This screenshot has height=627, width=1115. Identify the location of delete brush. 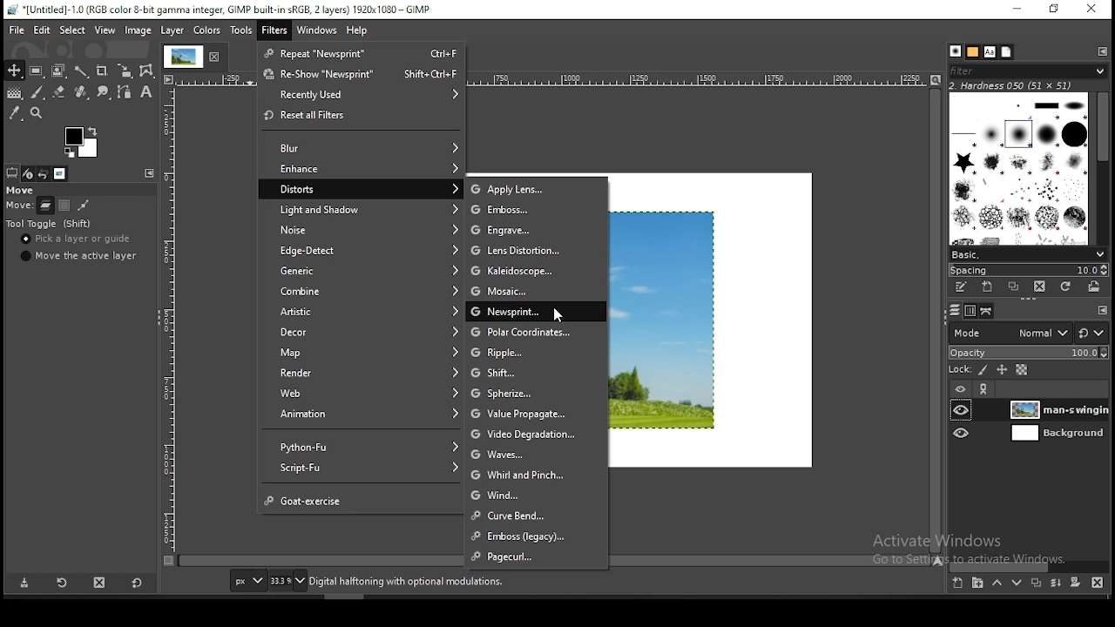
(1039, 287).